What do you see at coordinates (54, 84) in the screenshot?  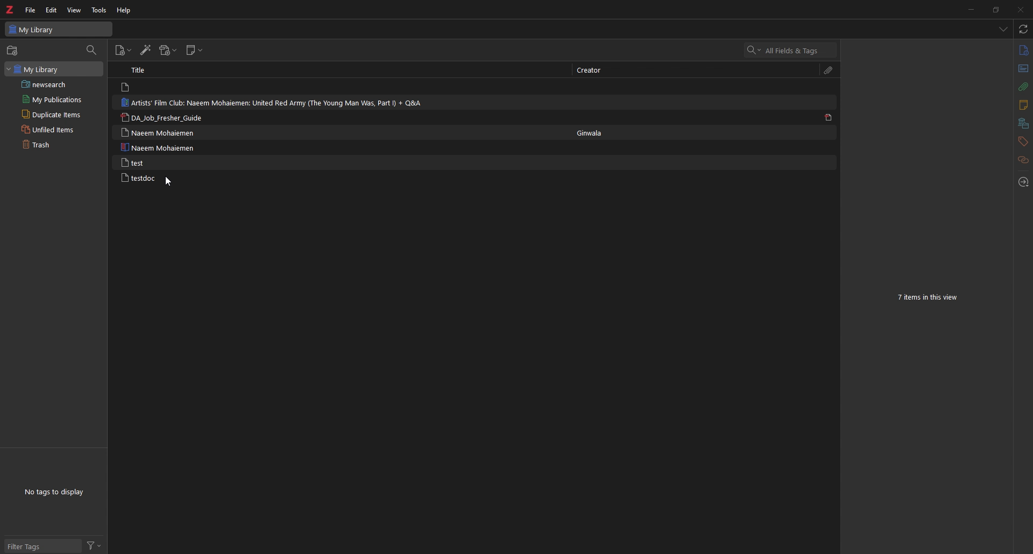 I see `newsearch` at bounding box center [54, 84].